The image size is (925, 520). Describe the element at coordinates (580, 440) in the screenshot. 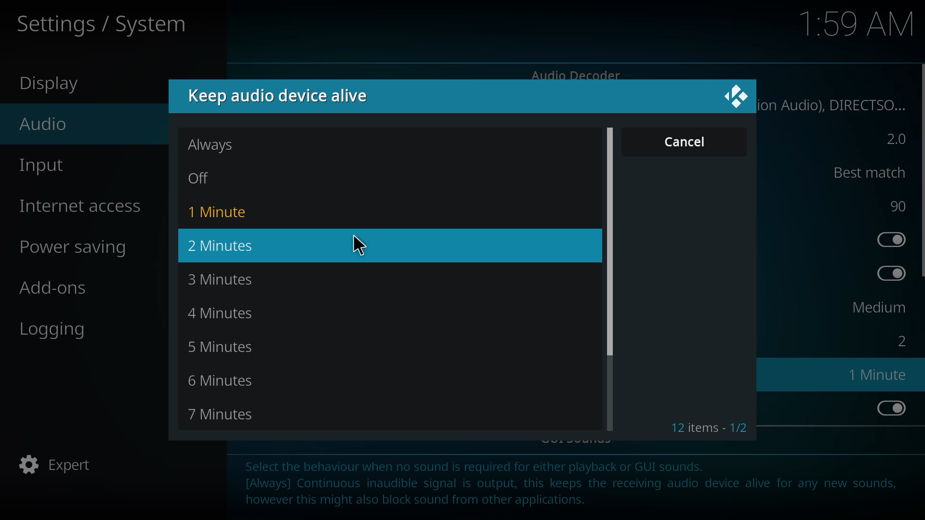

I see `gui sounds` at that location.